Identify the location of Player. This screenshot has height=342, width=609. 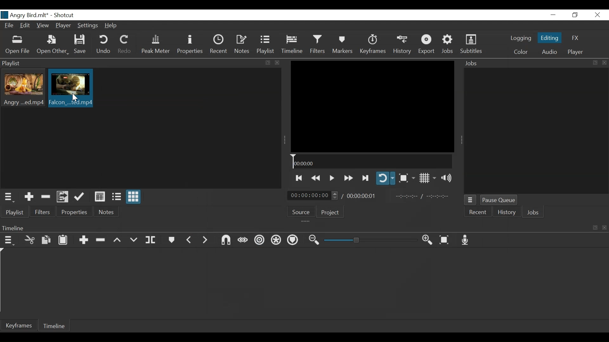
(575, 52).